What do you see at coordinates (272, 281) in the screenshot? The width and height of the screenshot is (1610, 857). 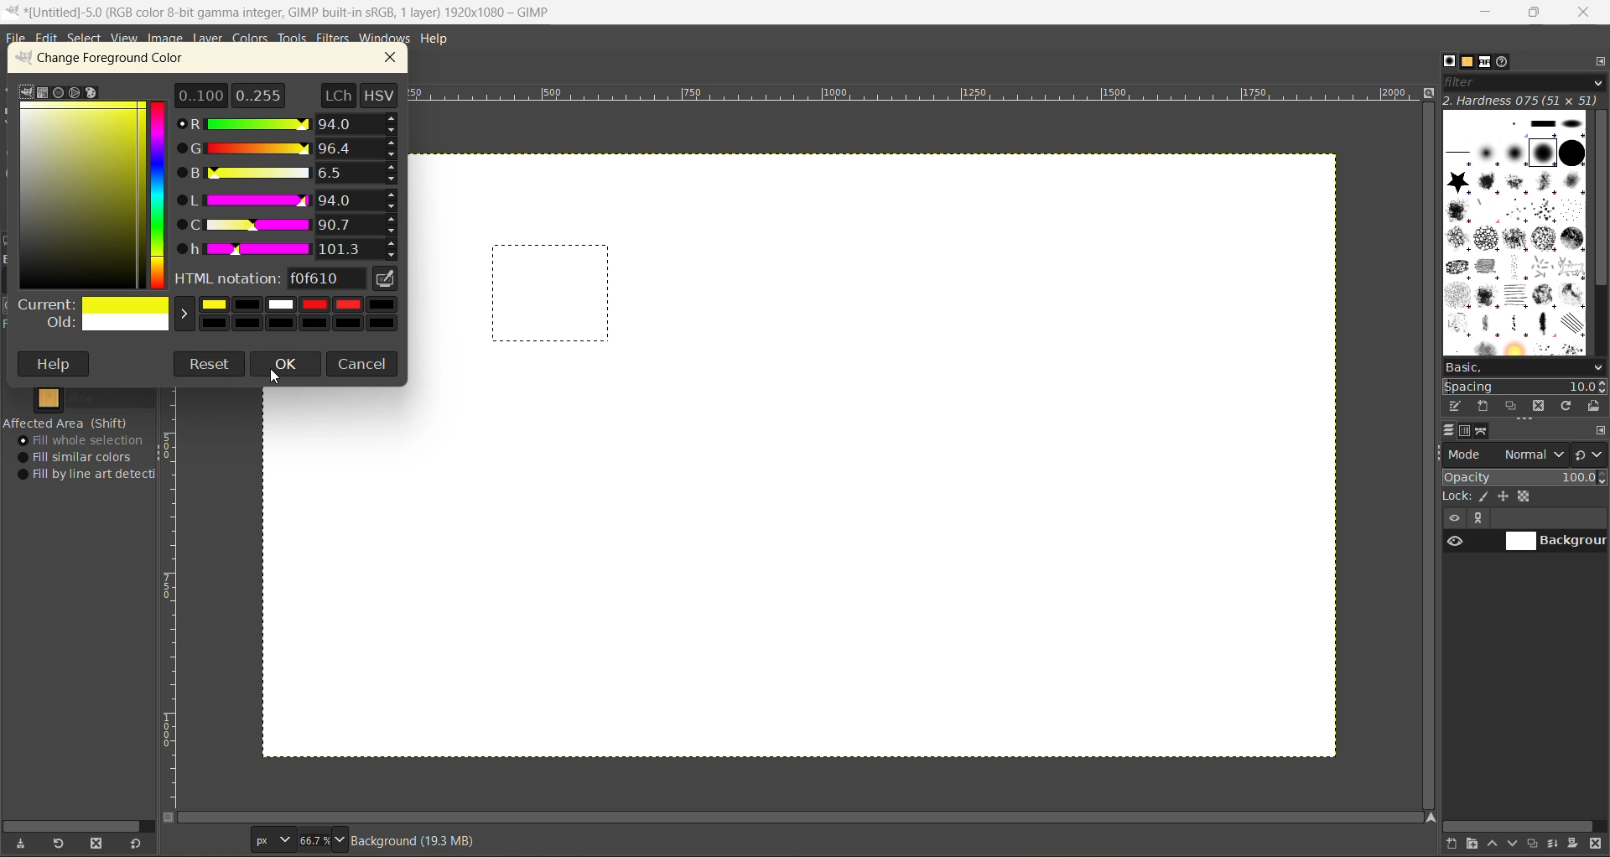 I see `html notation` at bounding box center [272, 281].